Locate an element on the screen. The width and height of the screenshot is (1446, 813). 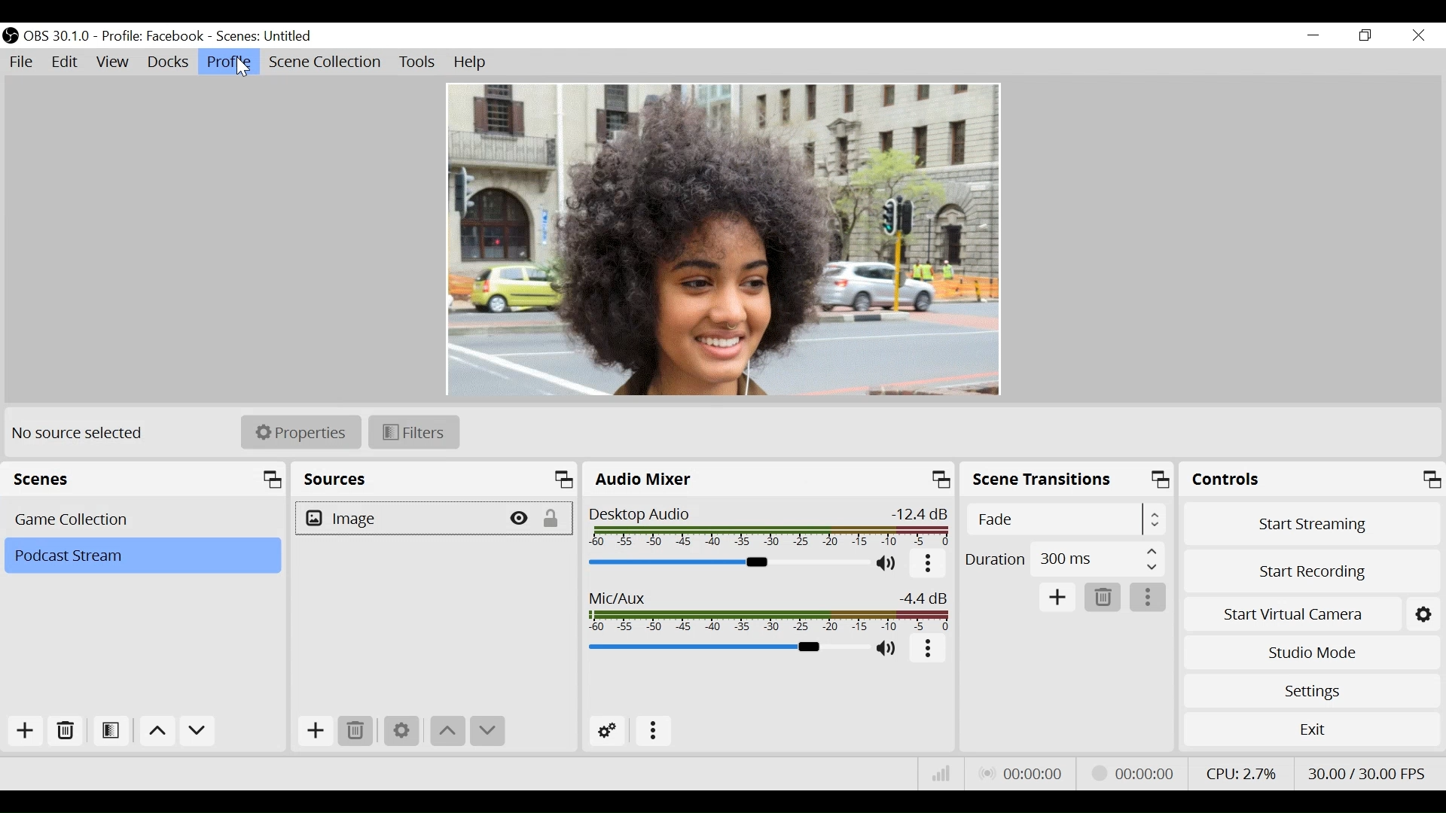
minimize is located at coordinates (1313, 37).